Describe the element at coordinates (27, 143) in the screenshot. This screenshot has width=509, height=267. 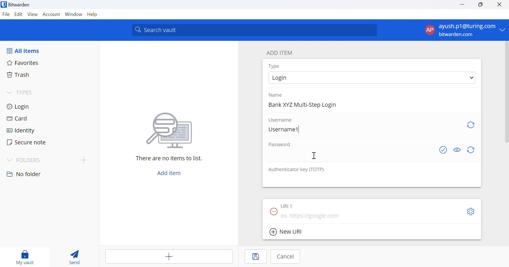
I see `Secure note` at that location.